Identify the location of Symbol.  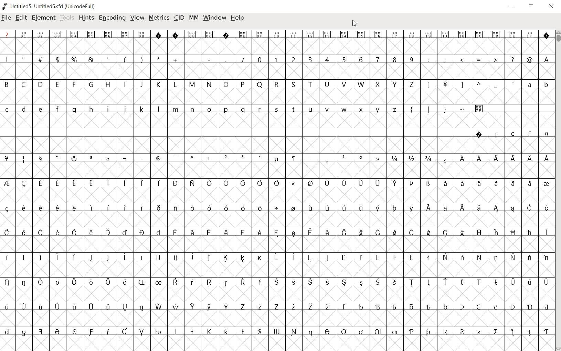
(210, 283).